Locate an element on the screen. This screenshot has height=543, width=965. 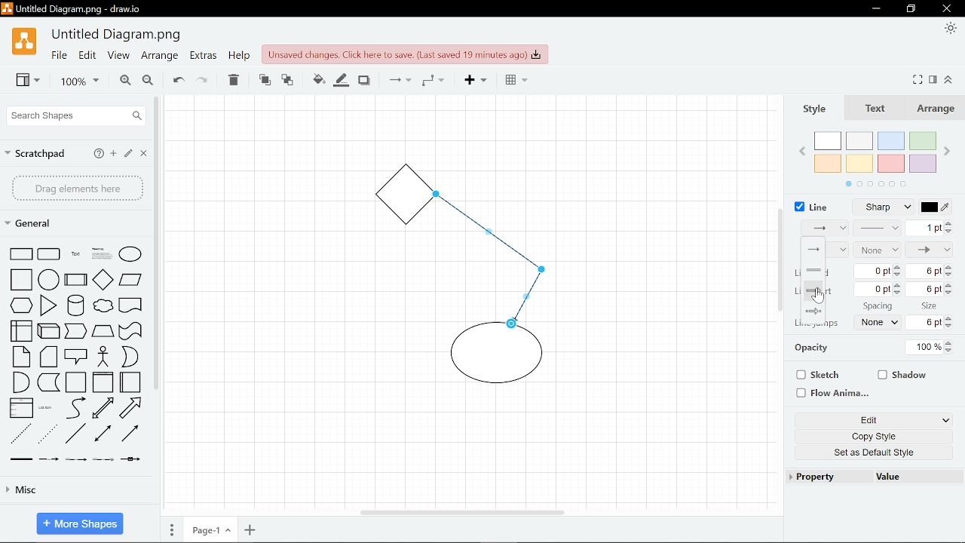
shape is located at coordinates (50, 279).